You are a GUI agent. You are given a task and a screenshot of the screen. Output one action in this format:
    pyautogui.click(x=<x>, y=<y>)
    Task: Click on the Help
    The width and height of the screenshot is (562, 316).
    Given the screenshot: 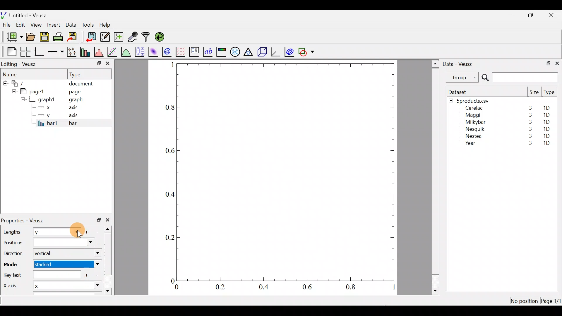 What is the action you would take?
    pyautogui.click(x=108, y=25)
    